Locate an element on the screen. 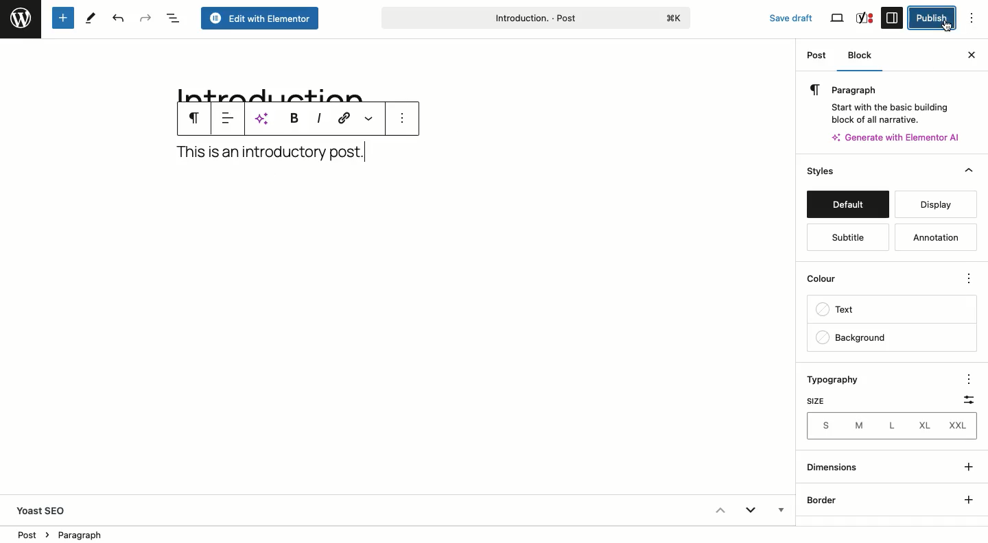  Text is located at coordinates (840, 311).